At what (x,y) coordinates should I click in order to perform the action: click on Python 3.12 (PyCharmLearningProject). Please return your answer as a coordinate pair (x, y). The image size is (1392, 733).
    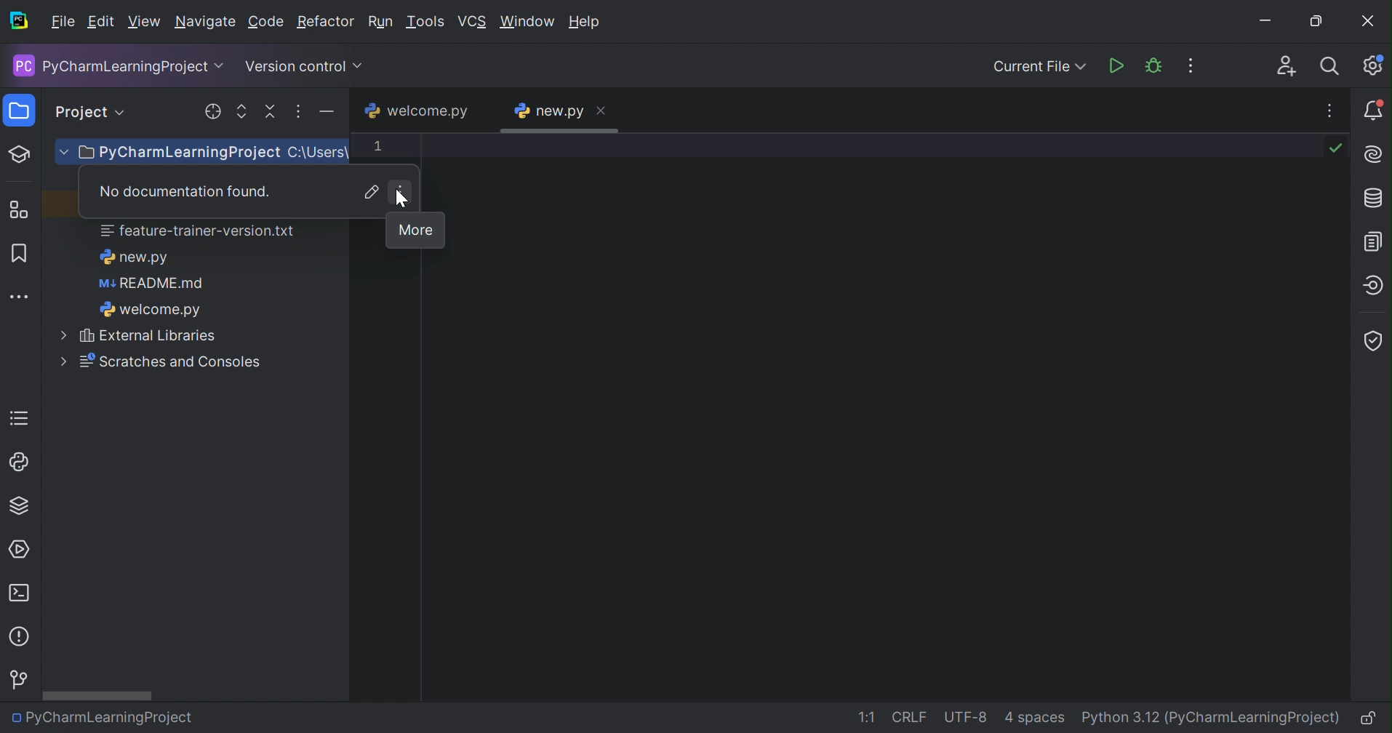
    Looking at the image, I should click on (1215, 717).